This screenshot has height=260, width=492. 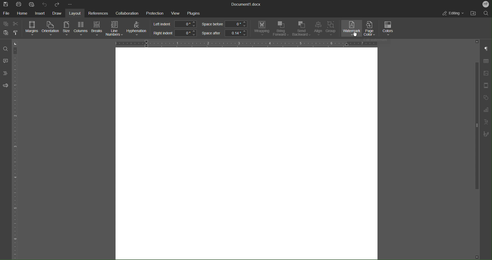 What do you see at coordinates (115, 29) in the screenshot?
I see `Line Numbers` at bounding box center [115, 29].